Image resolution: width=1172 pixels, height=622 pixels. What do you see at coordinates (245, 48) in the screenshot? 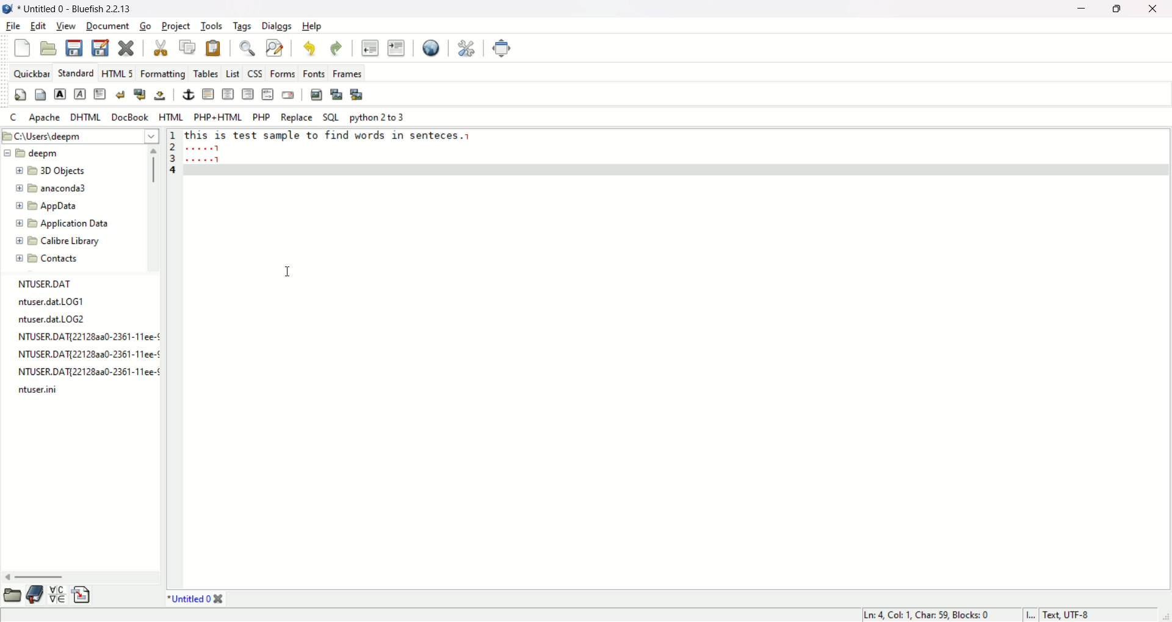
I see `find` at bounding box center [245, 48].